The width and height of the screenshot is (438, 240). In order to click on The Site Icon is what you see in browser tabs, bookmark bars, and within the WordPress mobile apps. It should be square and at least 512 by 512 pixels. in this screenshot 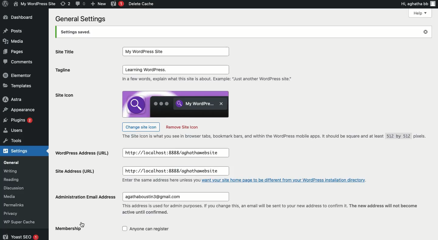, I will do `click(274, 136)`.